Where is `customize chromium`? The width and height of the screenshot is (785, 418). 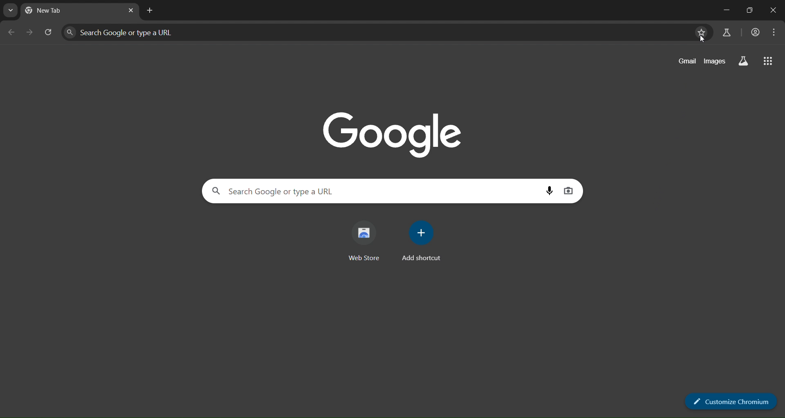
customize chromium is located at coordinates (728, 402).